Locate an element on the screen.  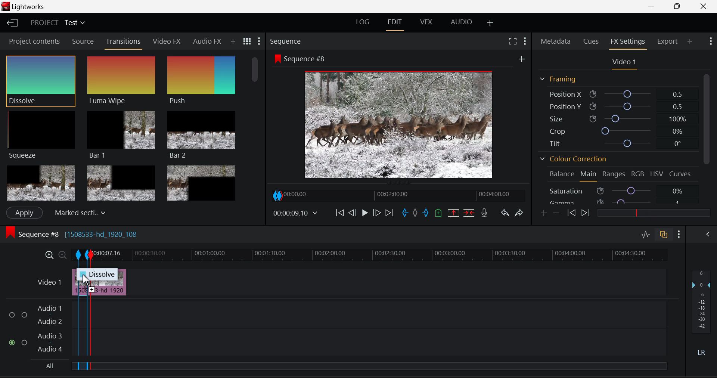
Toggle Audio Level Editing is located at coordinates (646, 235).